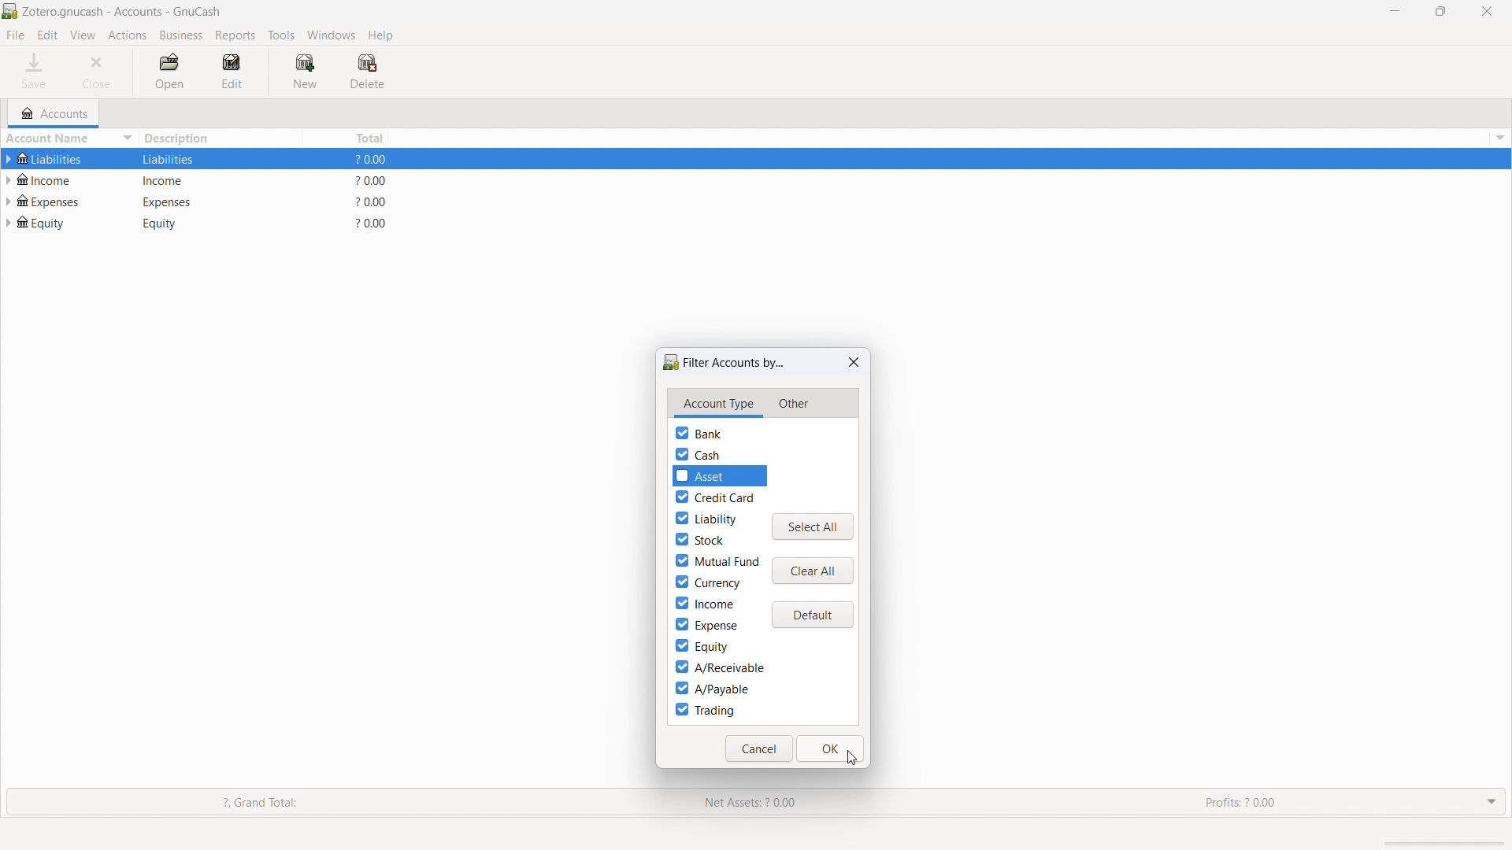 The image size is (1512, 850). Describe the element at coordinates (16, 35) in the screenshot. I see `file` at that location.